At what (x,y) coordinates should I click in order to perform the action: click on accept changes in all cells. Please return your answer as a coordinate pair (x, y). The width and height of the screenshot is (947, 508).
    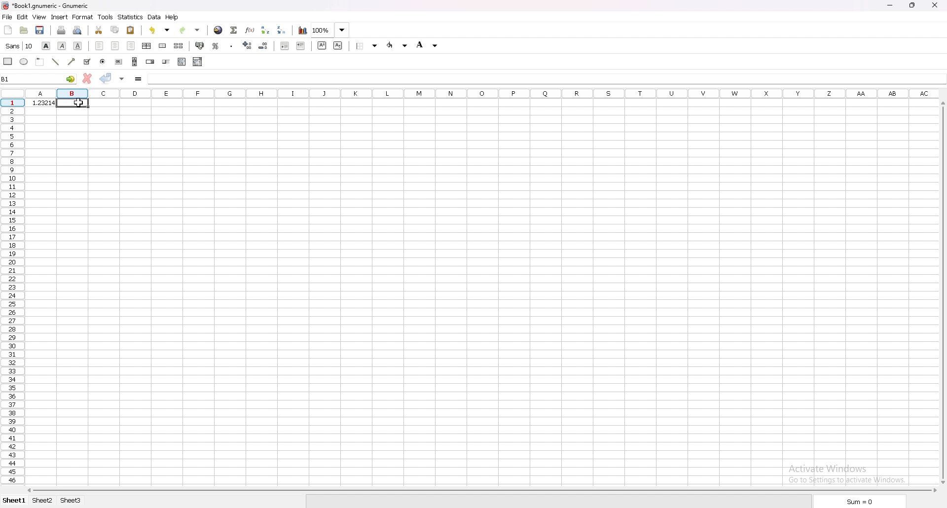
    Looking at the image, I should click on (122, 78).